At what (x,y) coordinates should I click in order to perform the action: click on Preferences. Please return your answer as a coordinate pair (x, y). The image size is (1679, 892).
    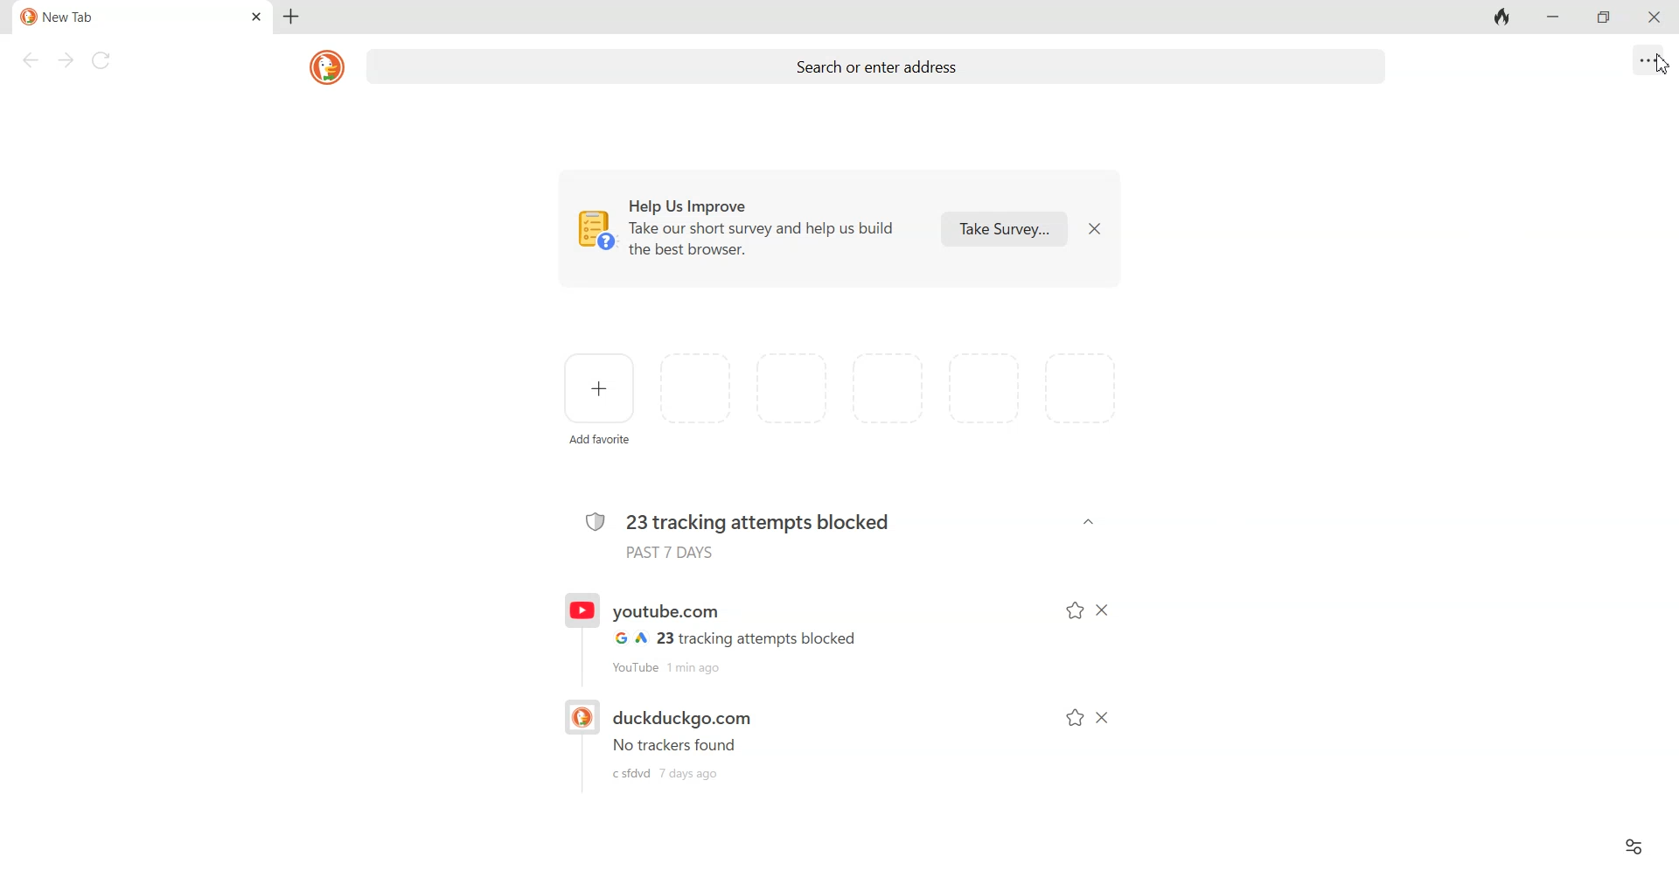
    Looking at the image, I should click on (1633, 846).